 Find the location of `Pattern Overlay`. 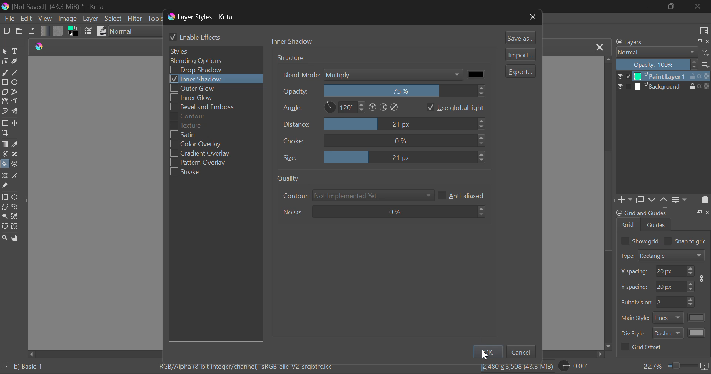

Pattern Overlay is located at coordinates (207, 163).